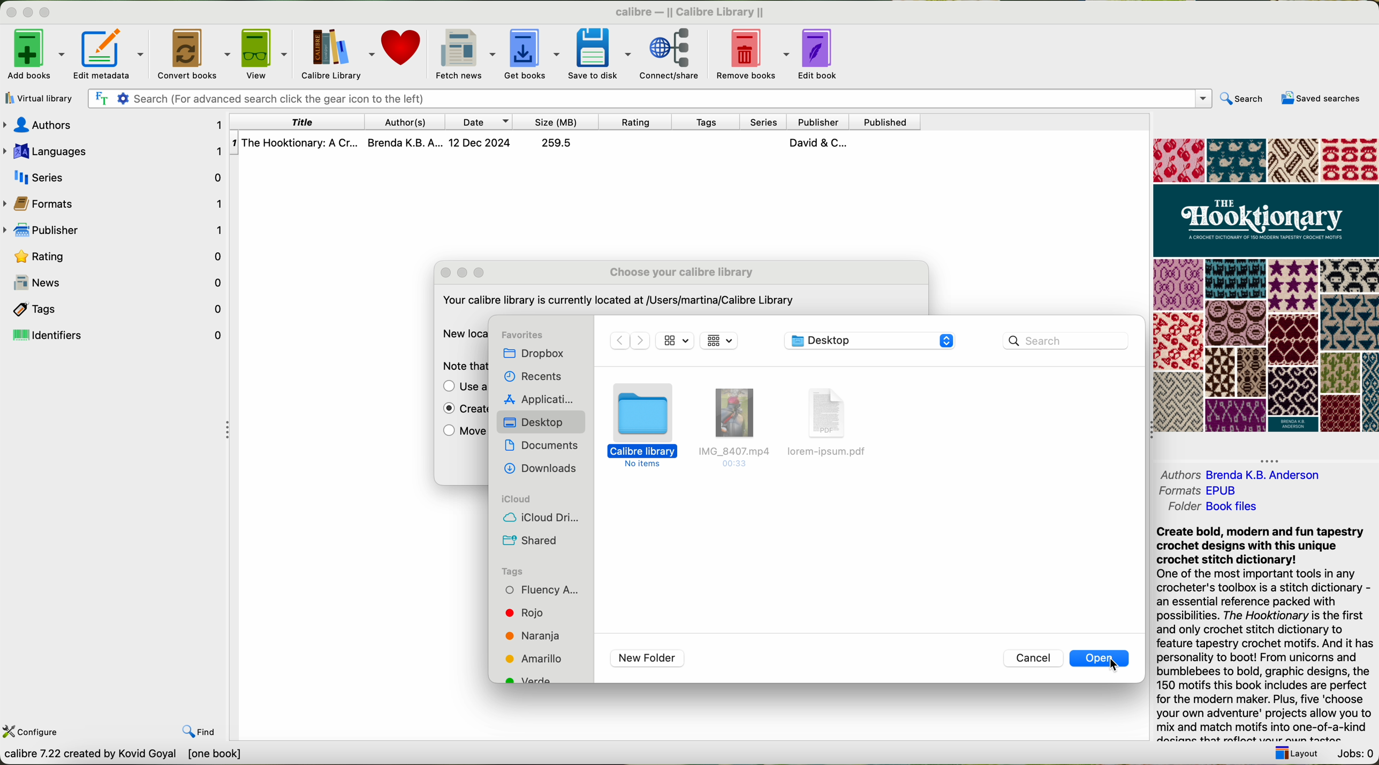 This screenshot has width=1379, height=765. Describe the element at coordinates (1115, 666) in the screenshot. I see `cursor` at that location.